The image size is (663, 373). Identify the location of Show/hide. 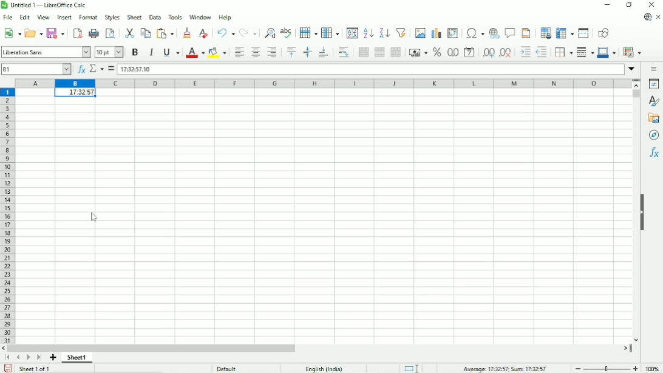
(643, 211).